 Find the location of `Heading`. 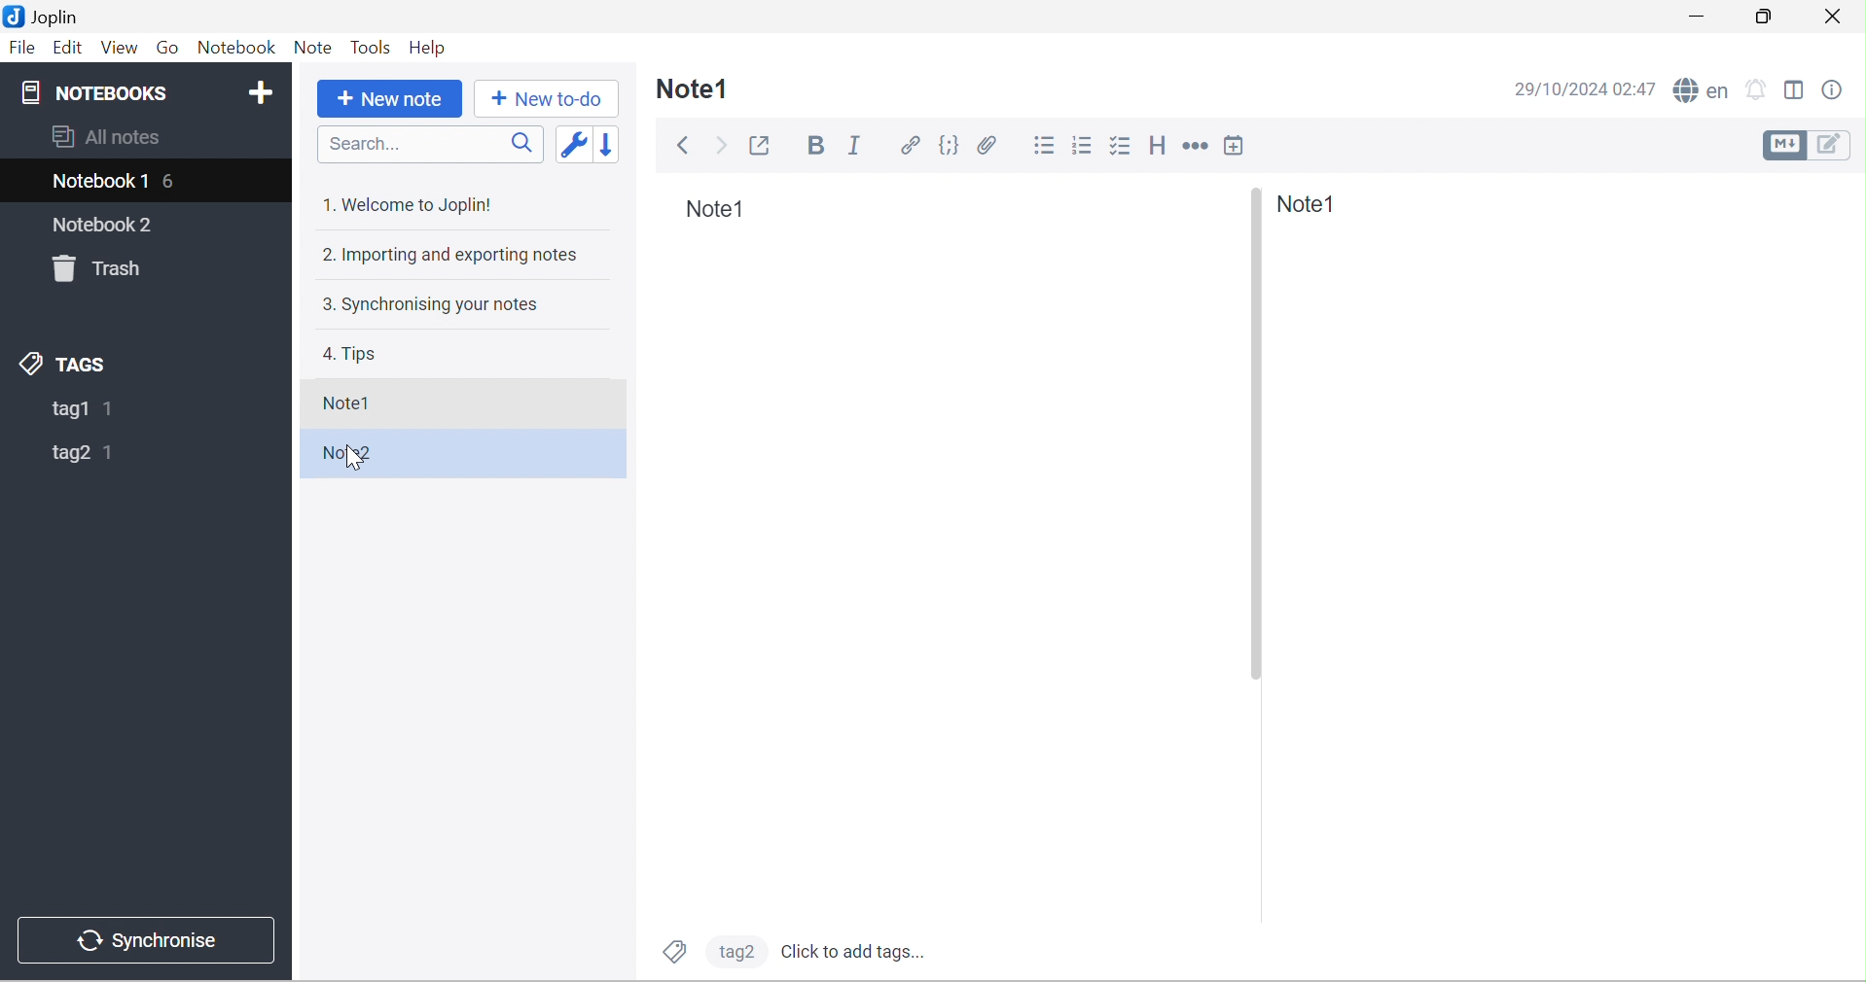

Heading is located at coordinates (1160, 148).